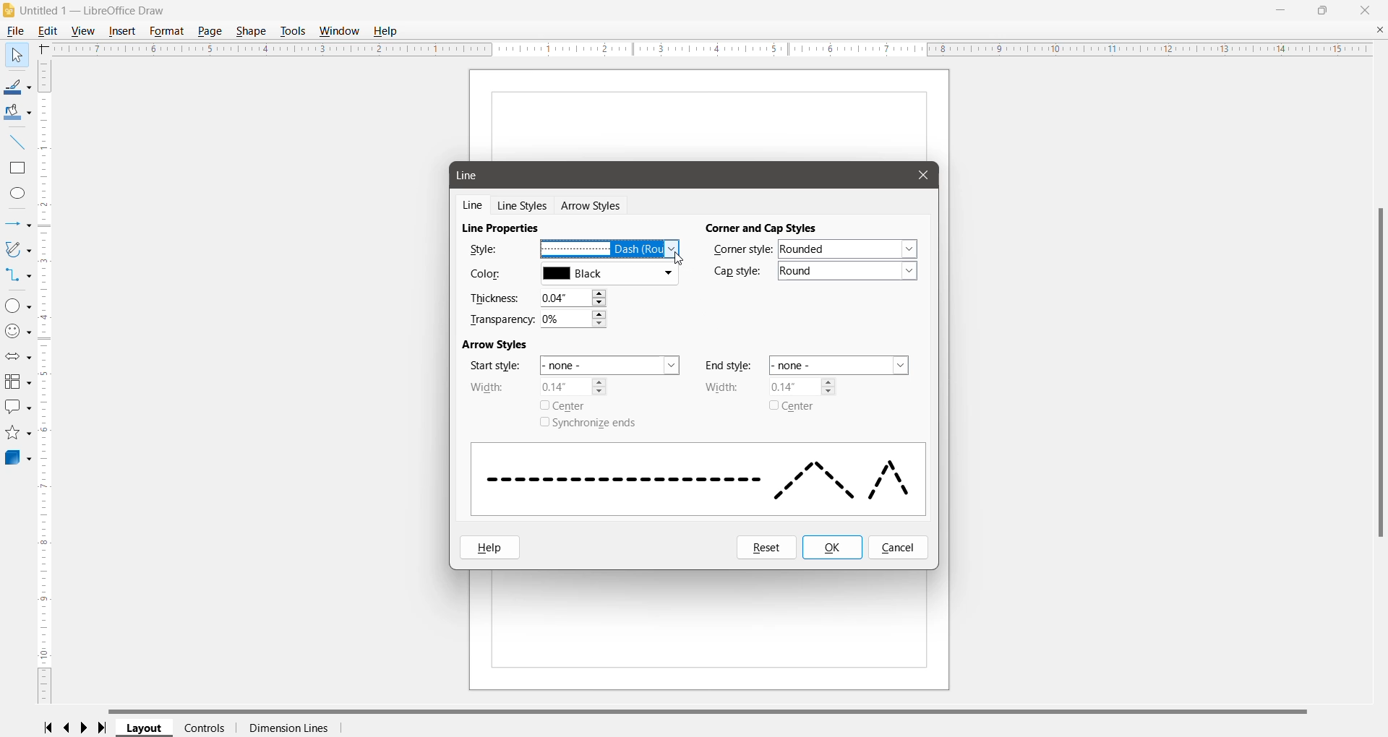 The image size is (1388, 737). I want to click on Center, so click(567, 406).